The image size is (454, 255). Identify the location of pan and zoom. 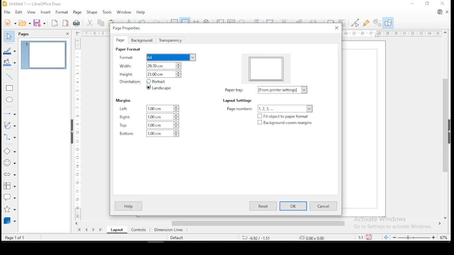
(207, 21).